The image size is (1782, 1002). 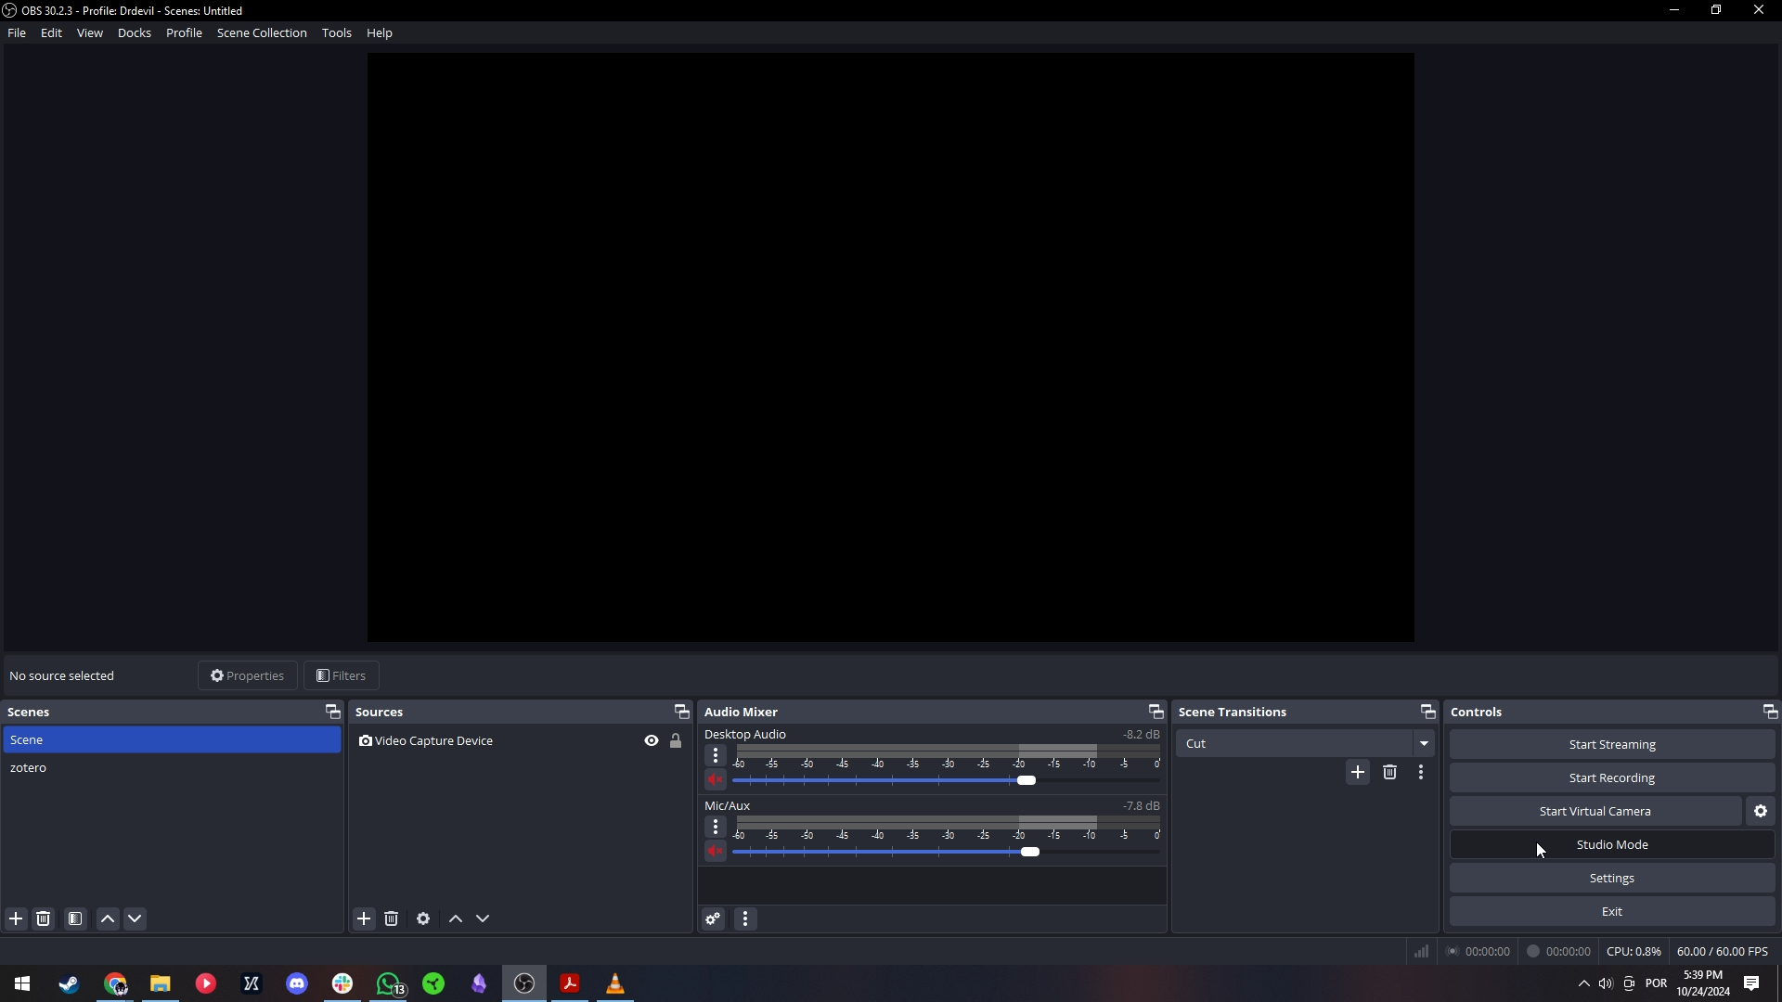 What do you see at coordinates (45, 919) in the screenshot?
I see `Remove scene` at bounding box center [45, 919].